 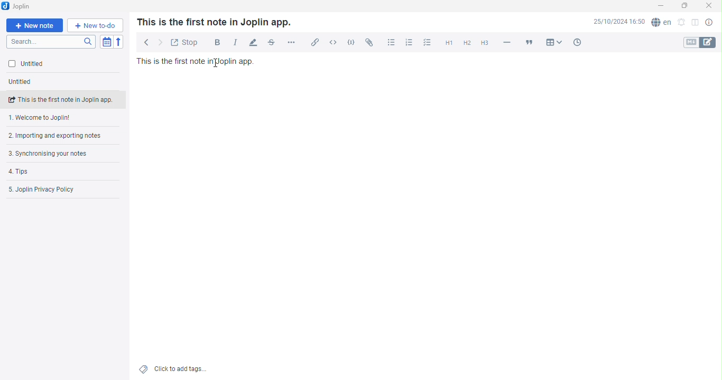 I want to click on Date and Time, so click(x=618, y=23).